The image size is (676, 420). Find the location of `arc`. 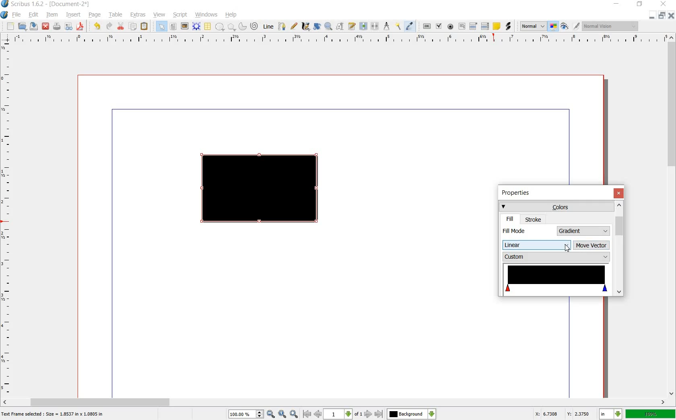

arc is located at coordinates (242, 26).